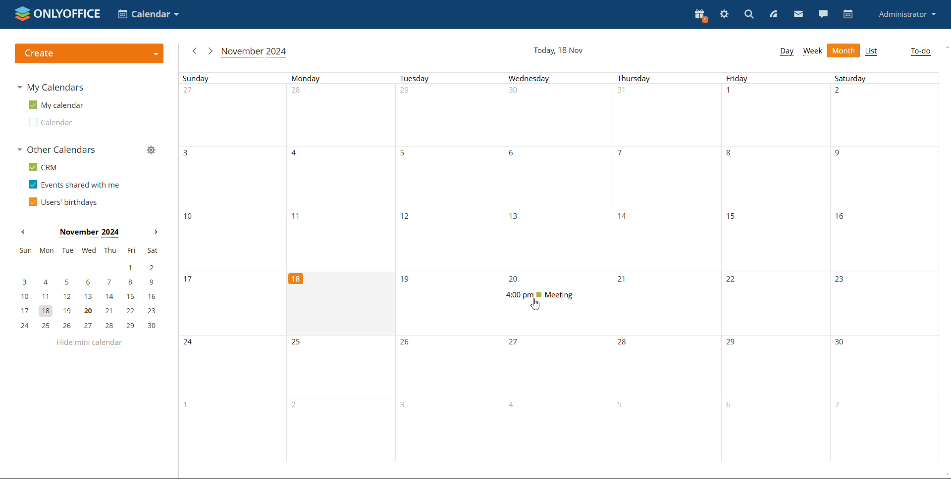 The height and width of the screenshot is (479, 951). What do you see at coordinates (89, 288) in the screenshot?
I see `mini calendar` at bounding box center [89, 288].